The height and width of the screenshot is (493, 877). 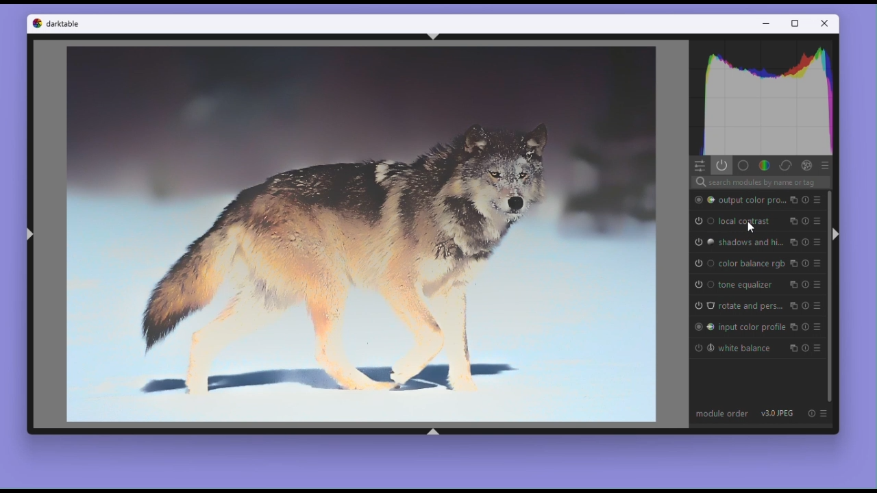 What do you see at coordinates (745, 351) in the screenshot?
I see `White balance` at bounding box center [745, 351].